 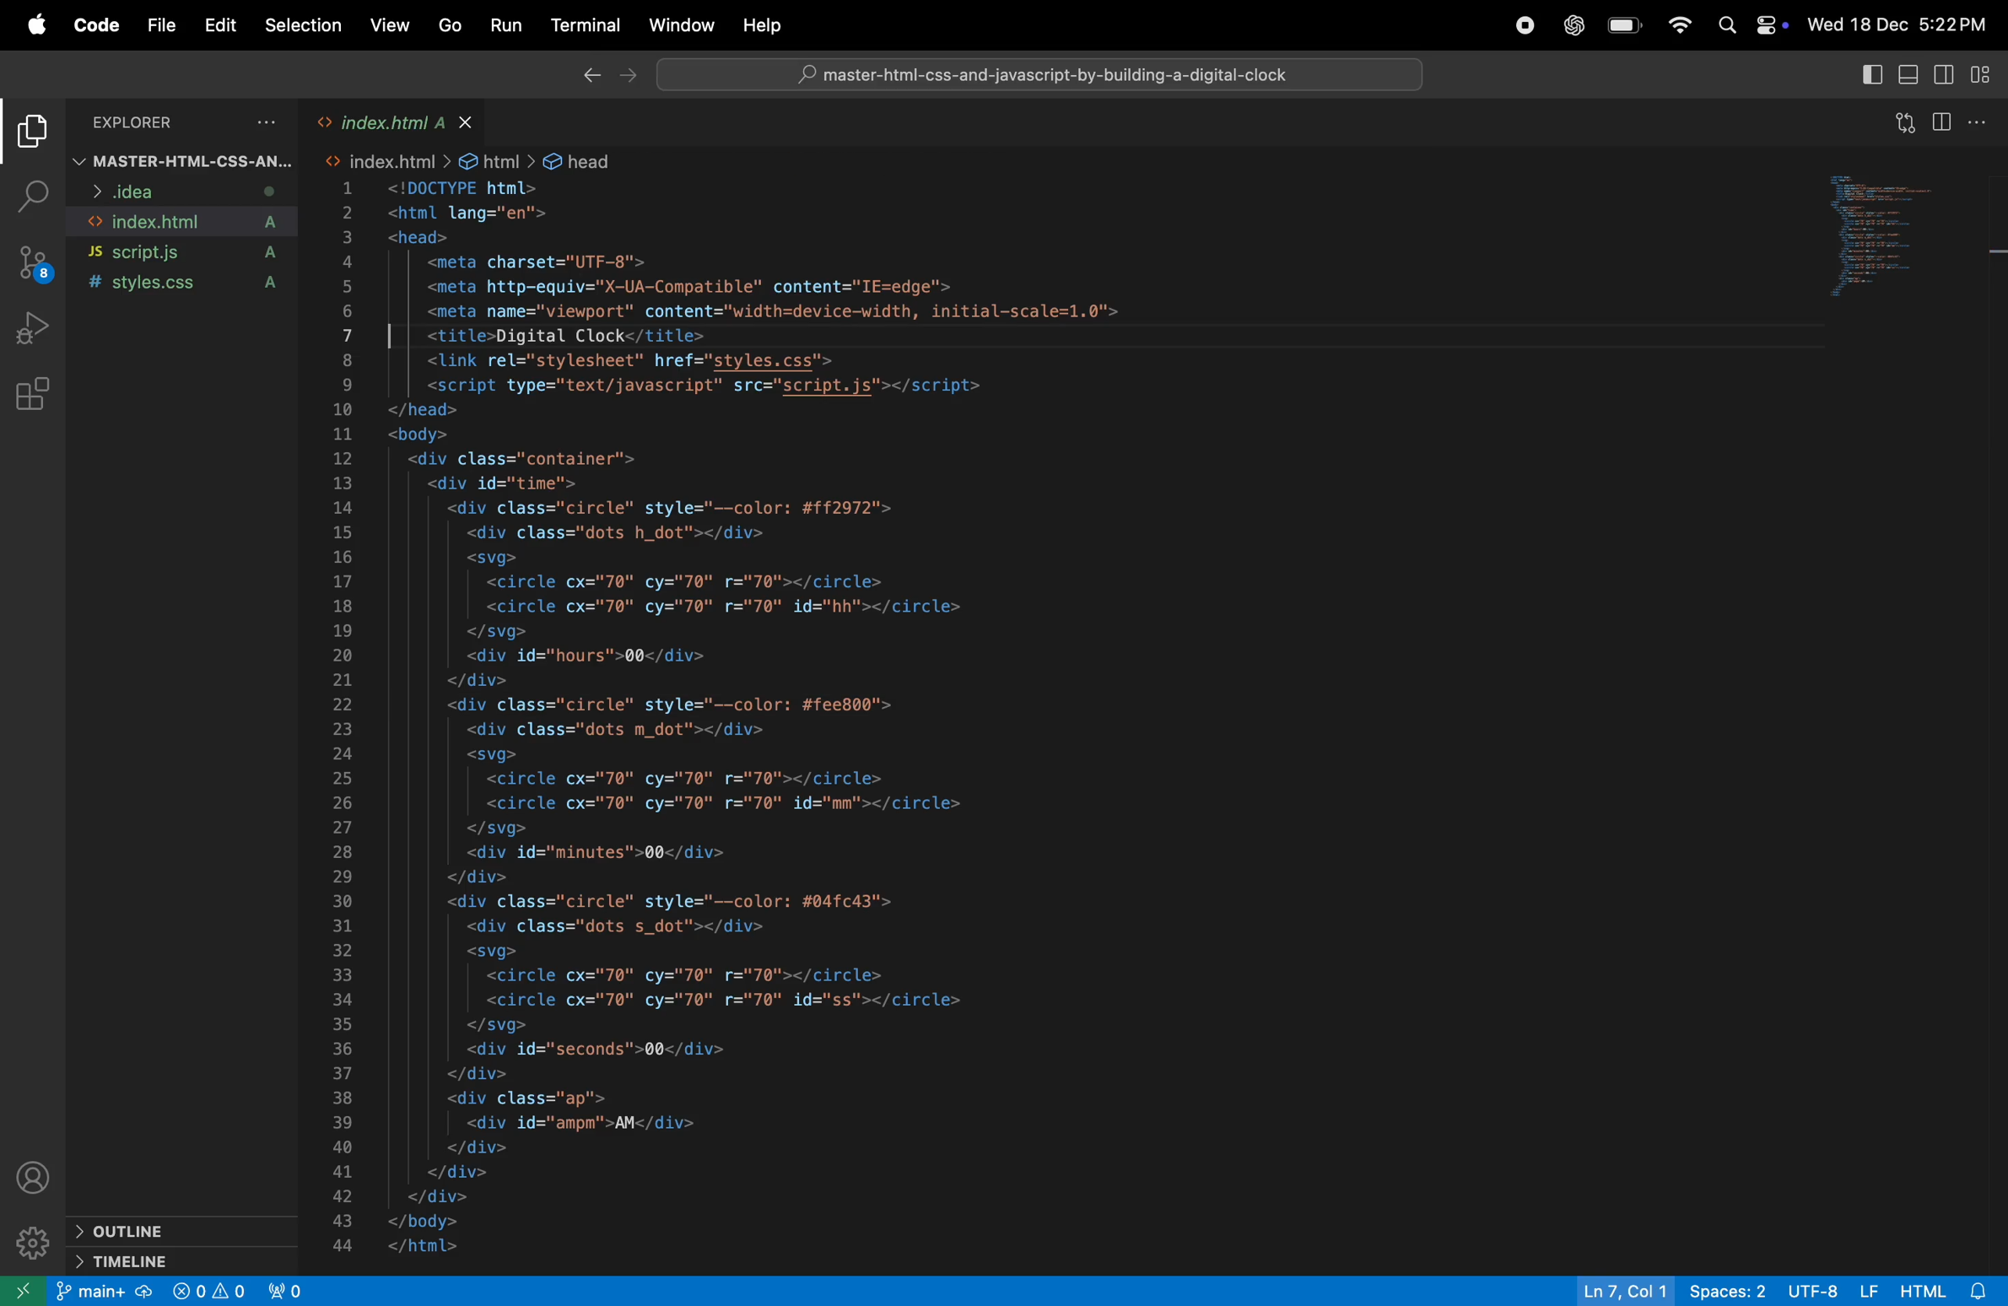 What do you see at coordinates (40, 1177) in the screenshot?
I see `profile` at bounding box center [40, 1177].